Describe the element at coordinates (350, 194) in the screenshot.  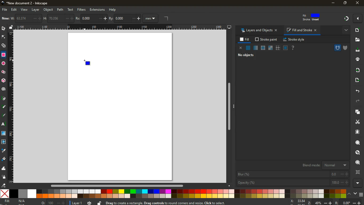
I see `up` at that location.